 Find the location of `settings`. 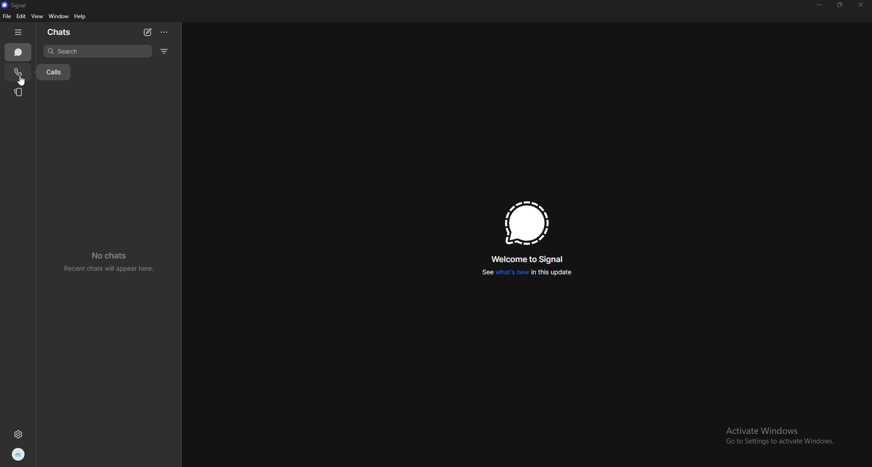

settings is located at coordinates (18, 434).